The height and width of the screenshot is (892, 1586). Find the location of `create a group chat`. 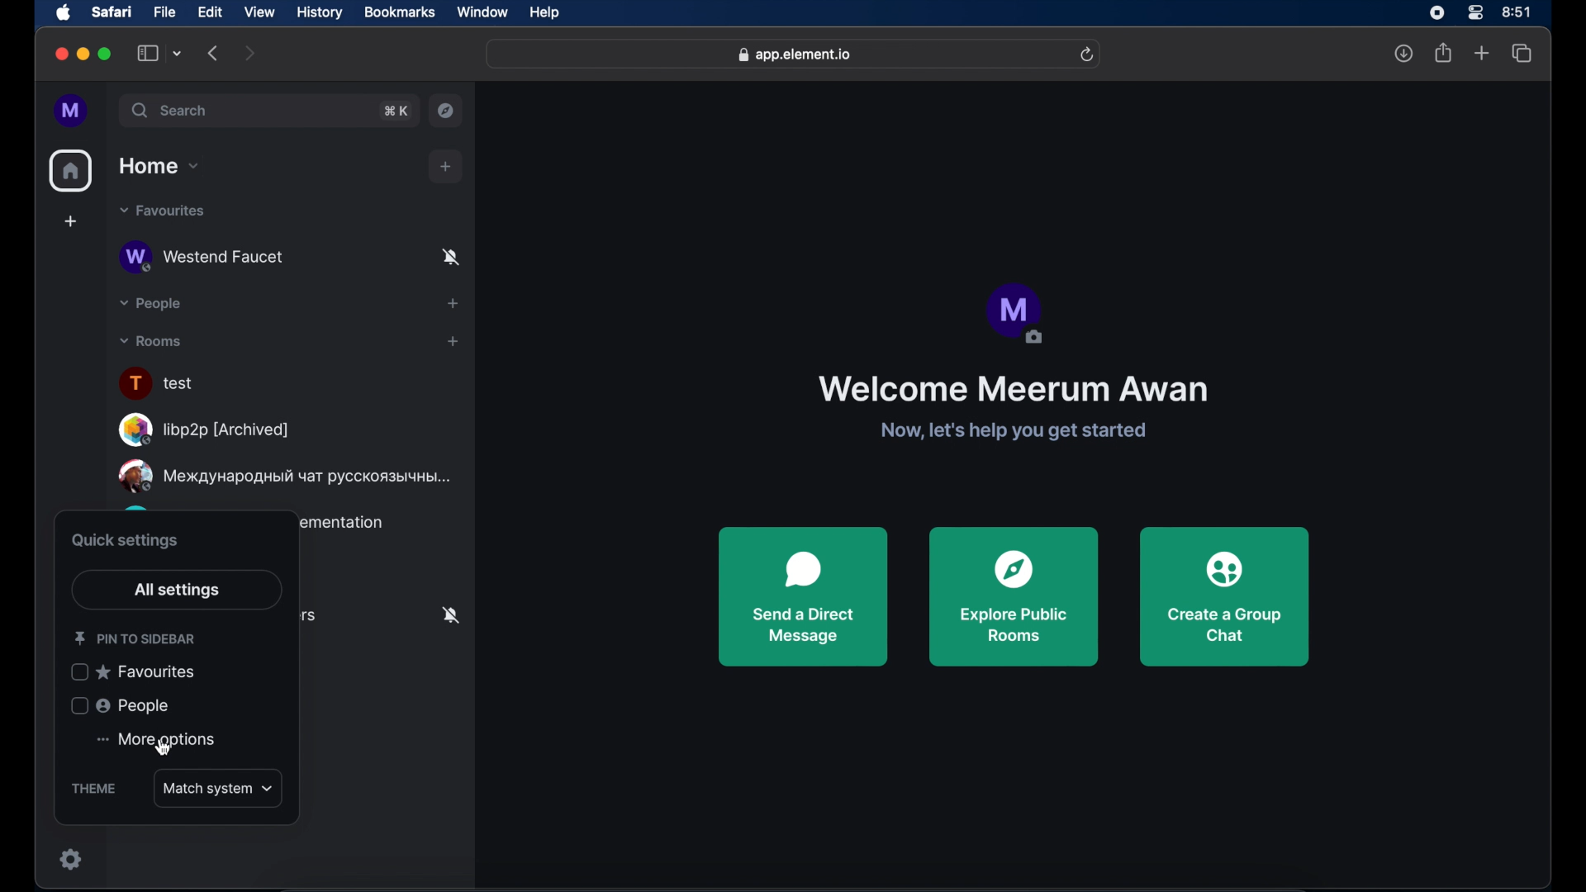

create a group chat is located at coordinates (1224, 598).